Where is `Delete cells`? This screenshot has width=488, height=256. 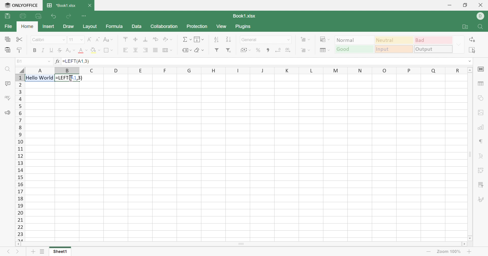 Delete cells is located at coordinates (306, 50).